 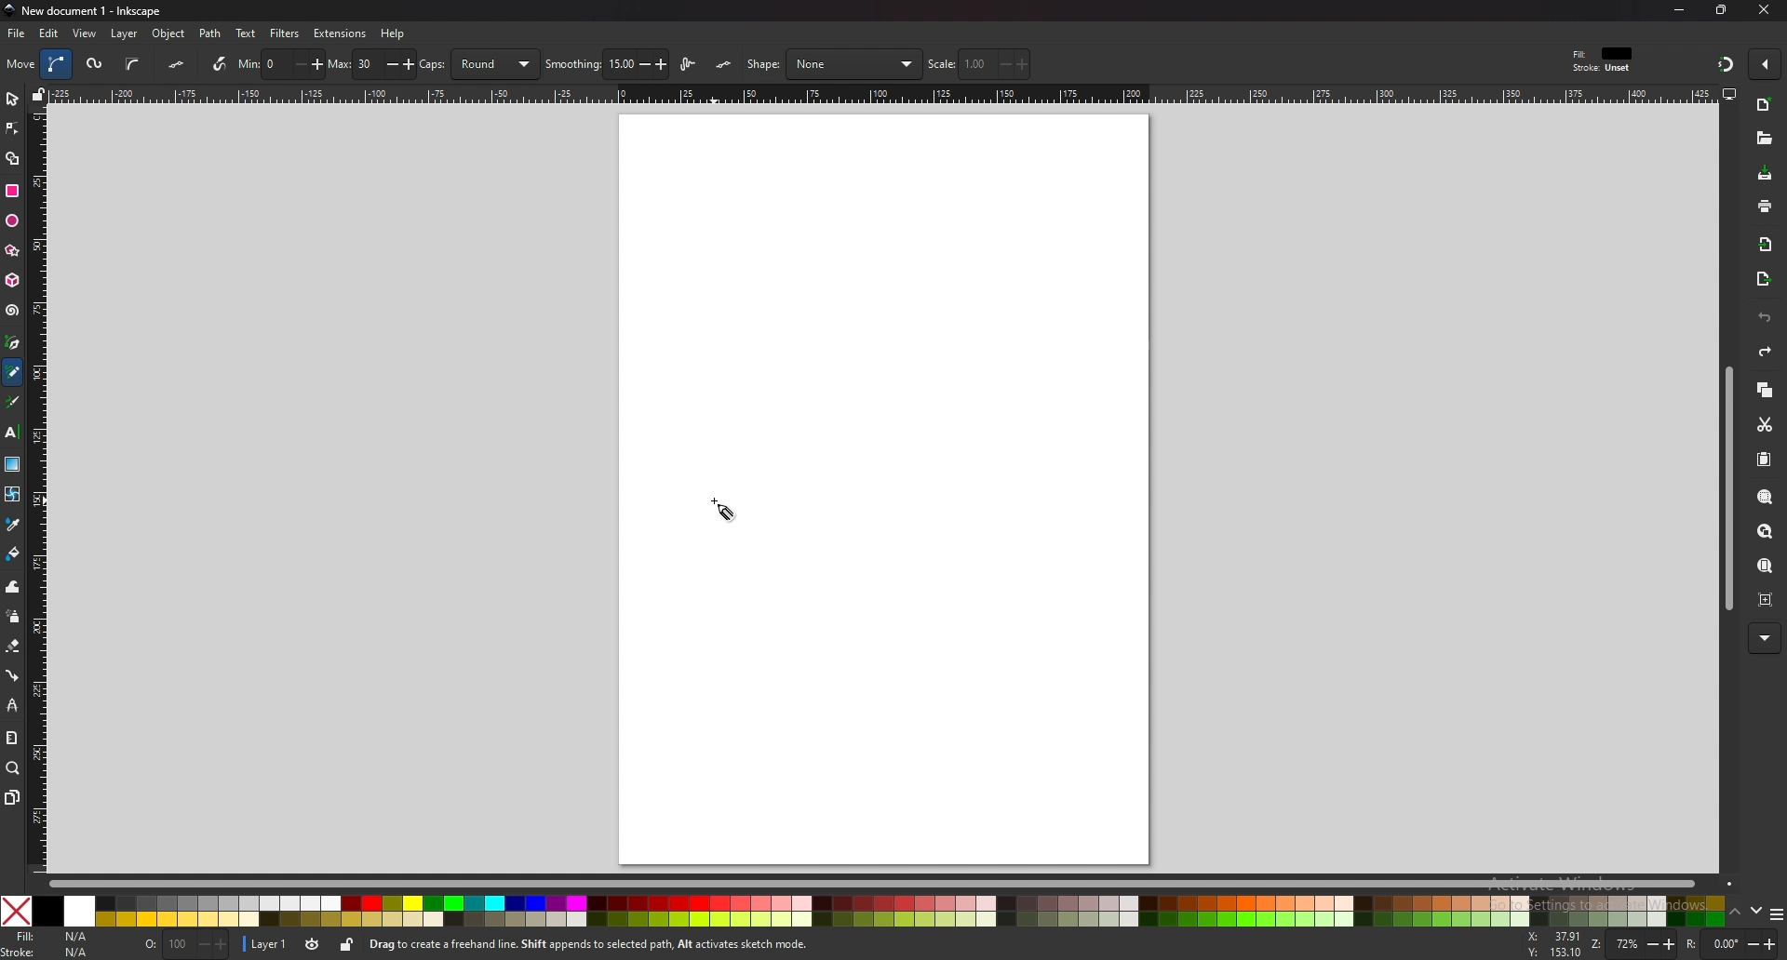 What do you see at coordinates (13, 524) in the screenshot?
I see `color picker` at bounding box center [13, 524].